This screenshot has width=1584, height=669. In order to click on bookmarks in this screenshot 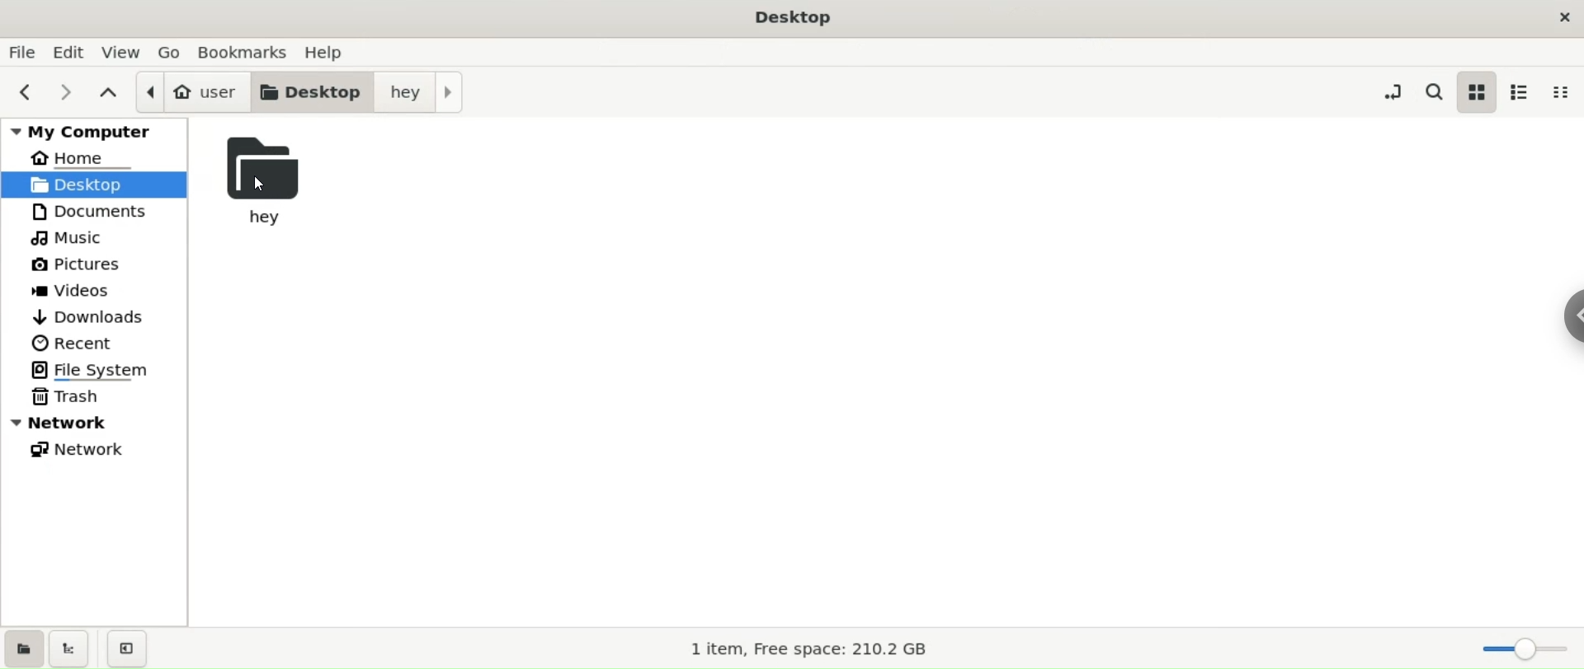, I will do `click(245, 51)`.